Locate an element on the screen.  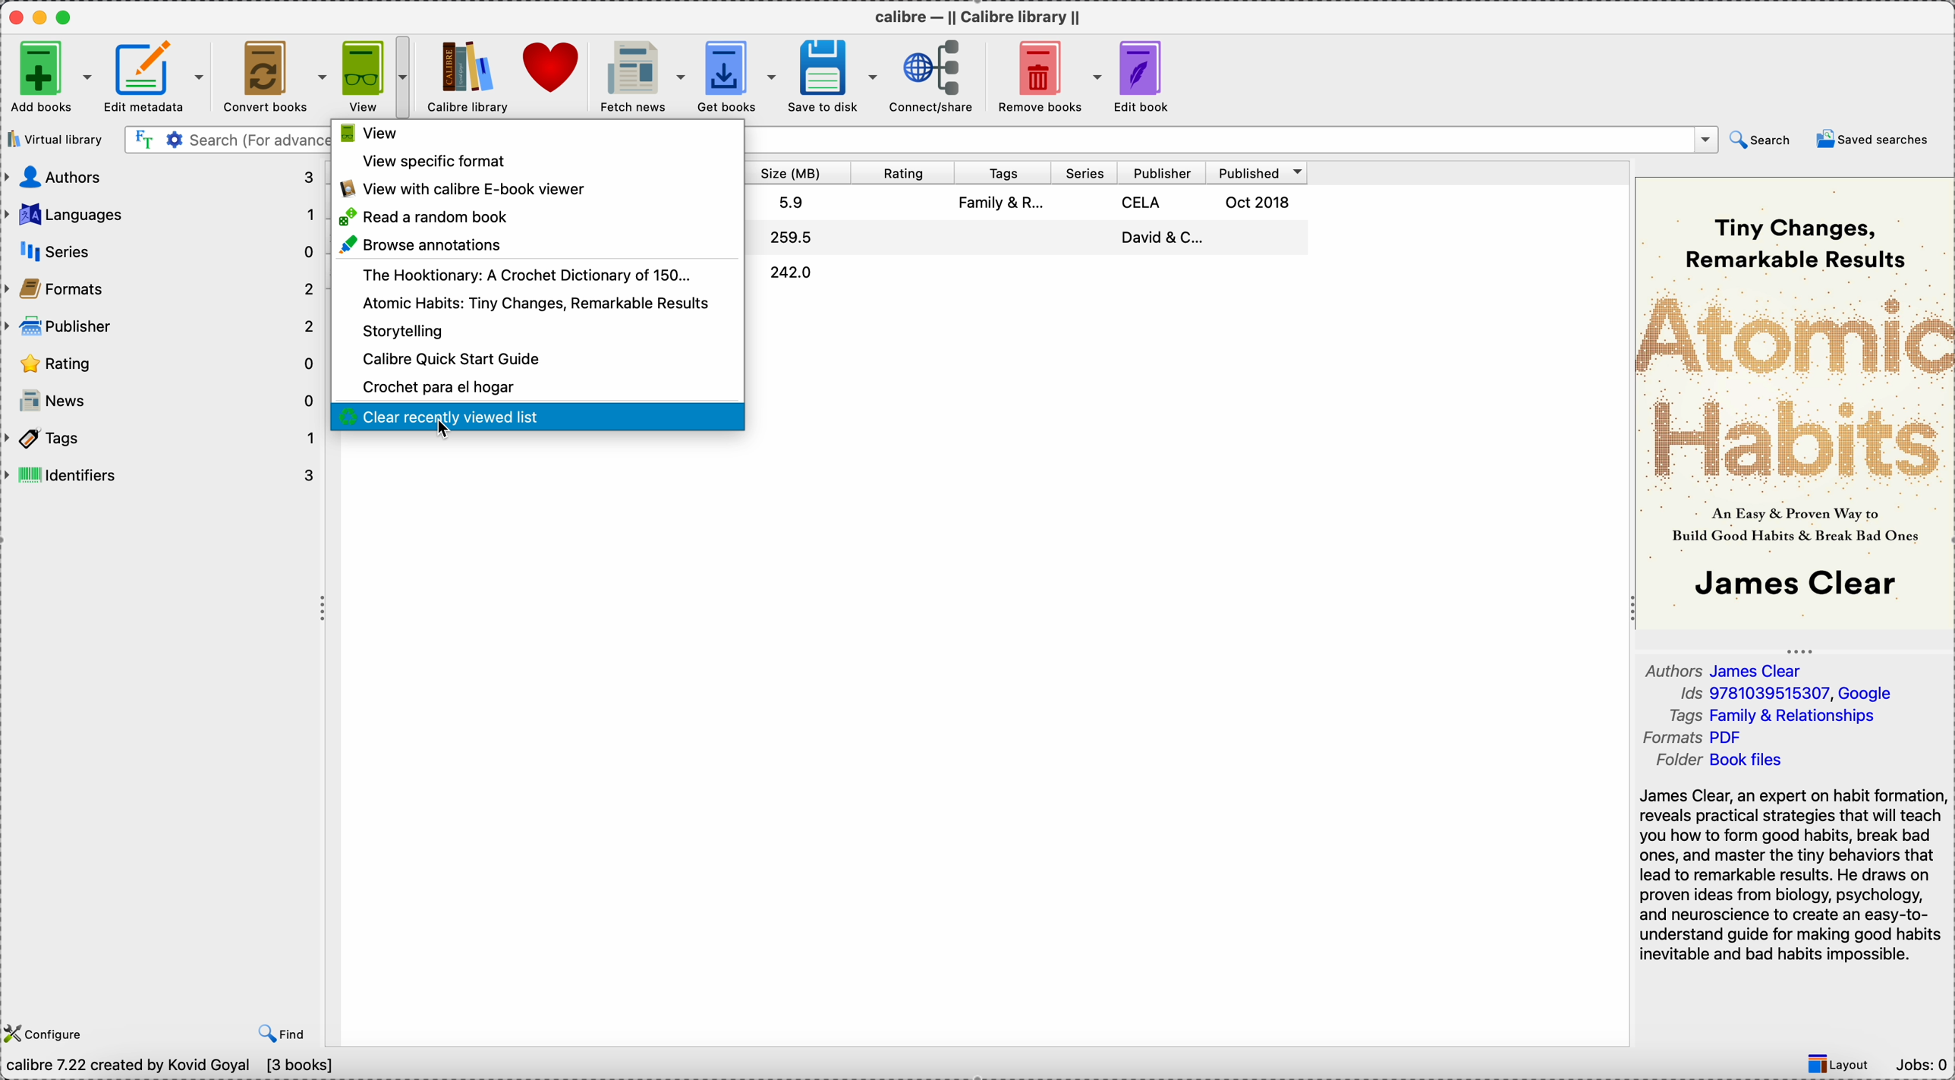
cursor is located at coordinates (444, 434).